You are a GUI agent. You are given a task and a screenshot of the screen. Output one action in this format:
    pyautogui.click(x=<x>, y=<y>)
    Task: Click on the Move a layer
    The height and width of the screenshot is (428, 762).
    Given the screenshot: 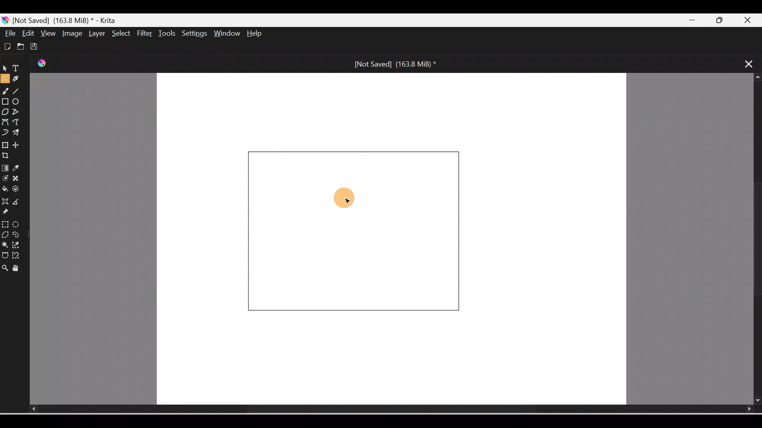 What is the action you would take?
    pyautogui.click(x=19, y=145)
    